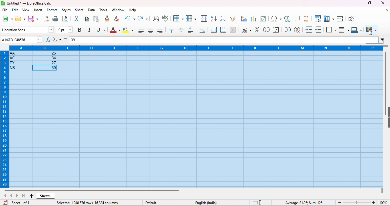 The image size is (390, 206). What do you see at coordinates (363, 202) in the screenshot?
I see `zoom` at bounding box center [363, 202].